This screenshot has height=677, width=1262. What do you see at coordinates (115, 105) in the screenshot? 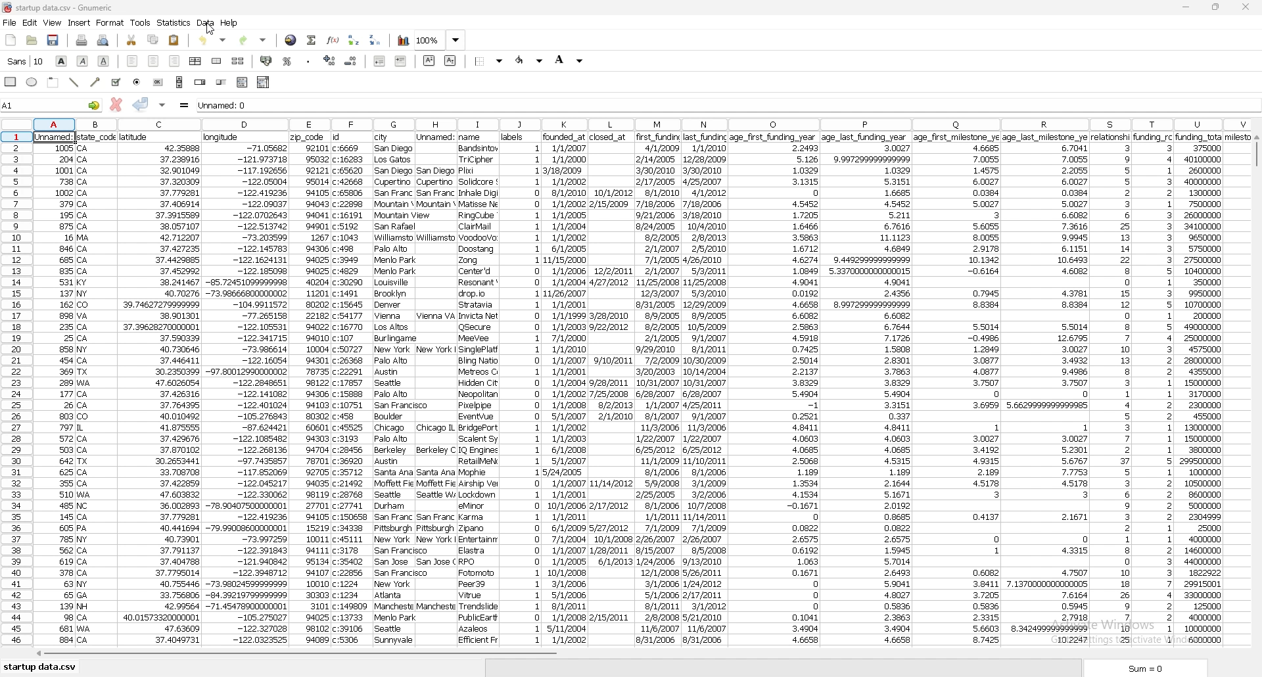
I see `cancel changes` at bounding box center [115, 105].